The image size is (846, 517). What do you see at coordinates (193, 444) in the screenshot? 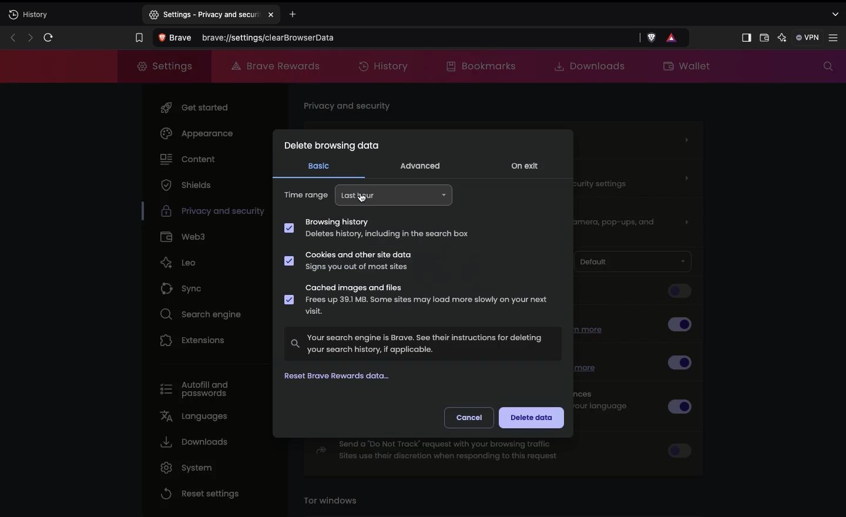
I see `Downloads` at bounding box center [193, 444].